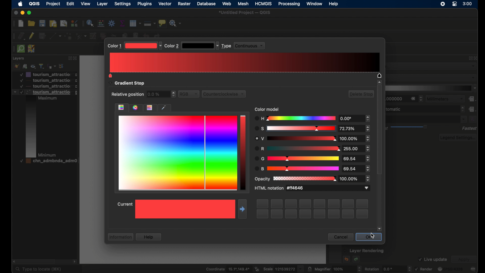 The width and height of the screenshot is (485, 273). I want to click on canvas, so click(93, 150).